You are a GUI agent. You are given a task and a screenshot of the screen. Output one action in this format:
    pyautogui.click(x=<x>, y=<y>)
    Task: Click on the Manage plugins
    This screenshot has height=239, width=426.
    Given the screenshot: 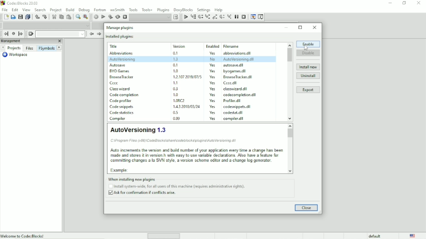 What is the action you would take?
    pyautogui.click(x=121, y=28)
    